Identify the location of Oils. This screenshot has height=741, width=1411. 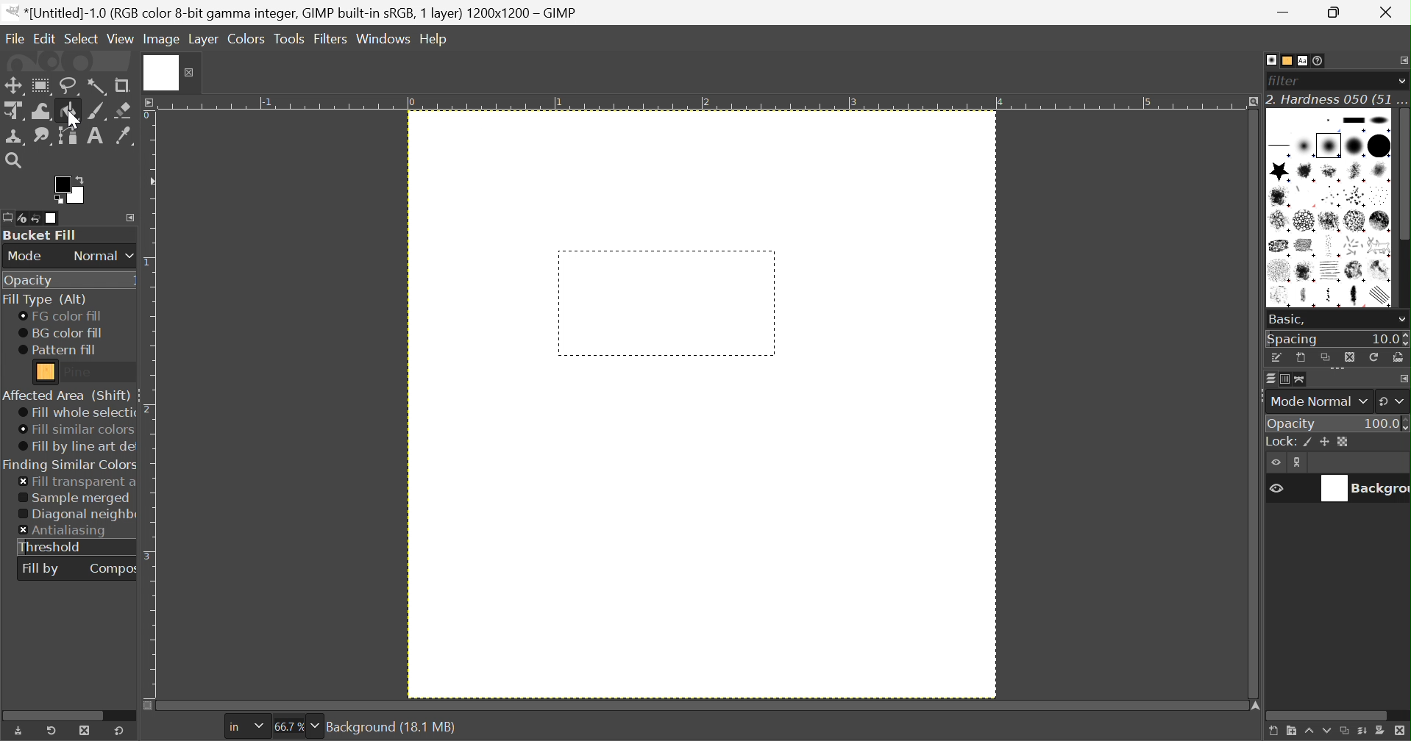
(1380, 270).